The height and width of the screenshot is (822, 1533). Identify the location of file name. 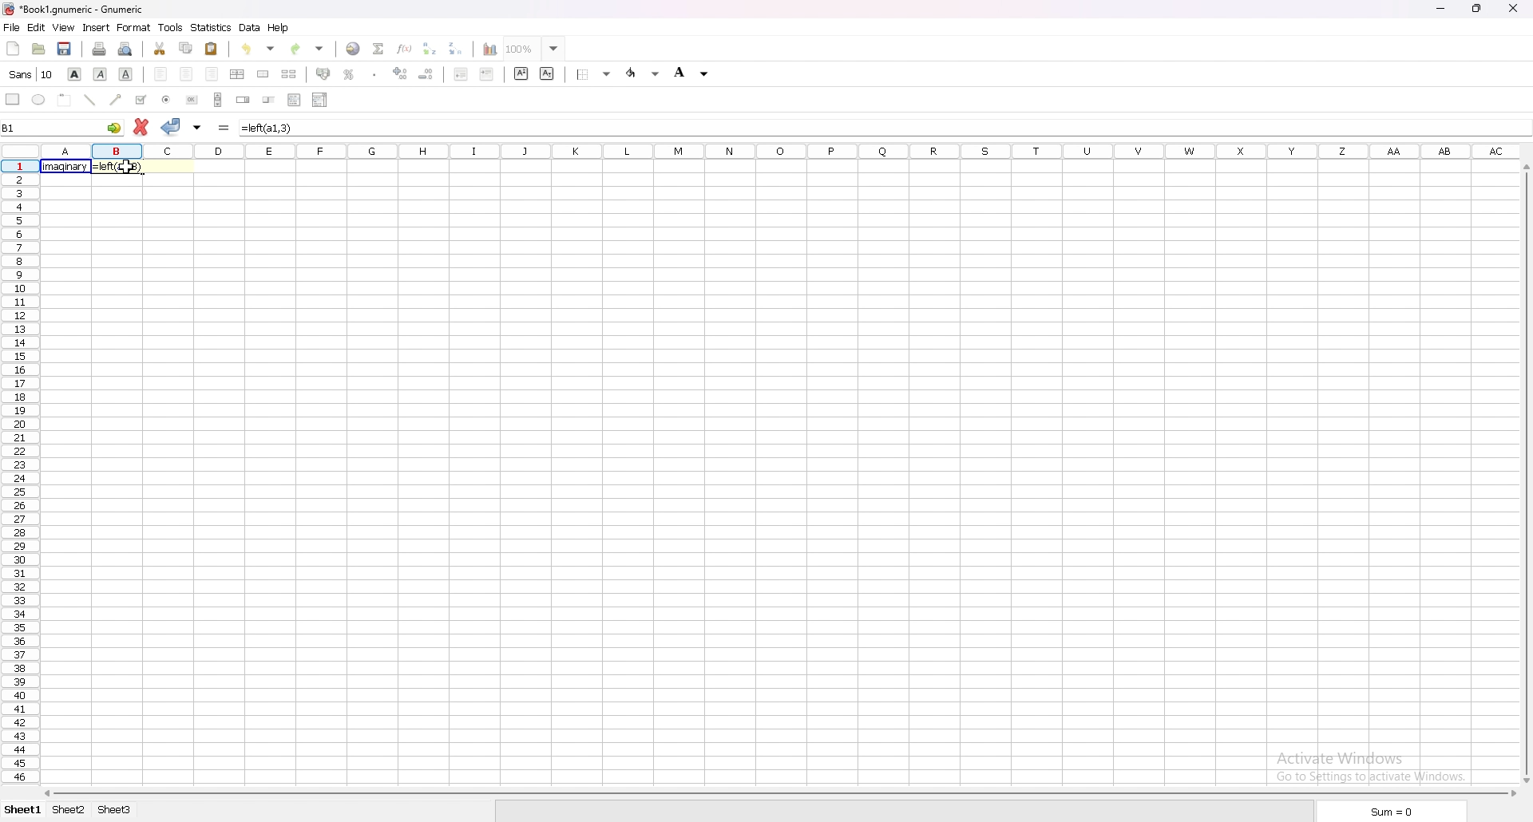
(73, 10).